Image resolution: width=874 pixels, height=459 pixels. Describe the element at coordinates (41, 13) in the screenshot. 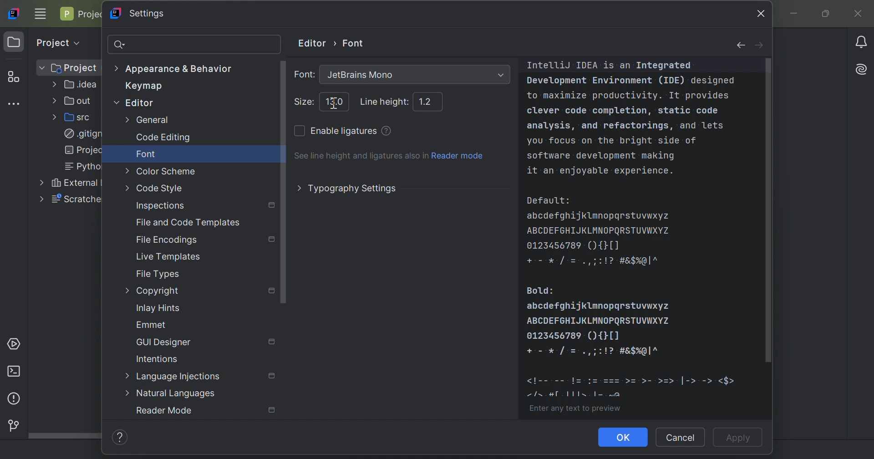

I see `Main menu` at that location.